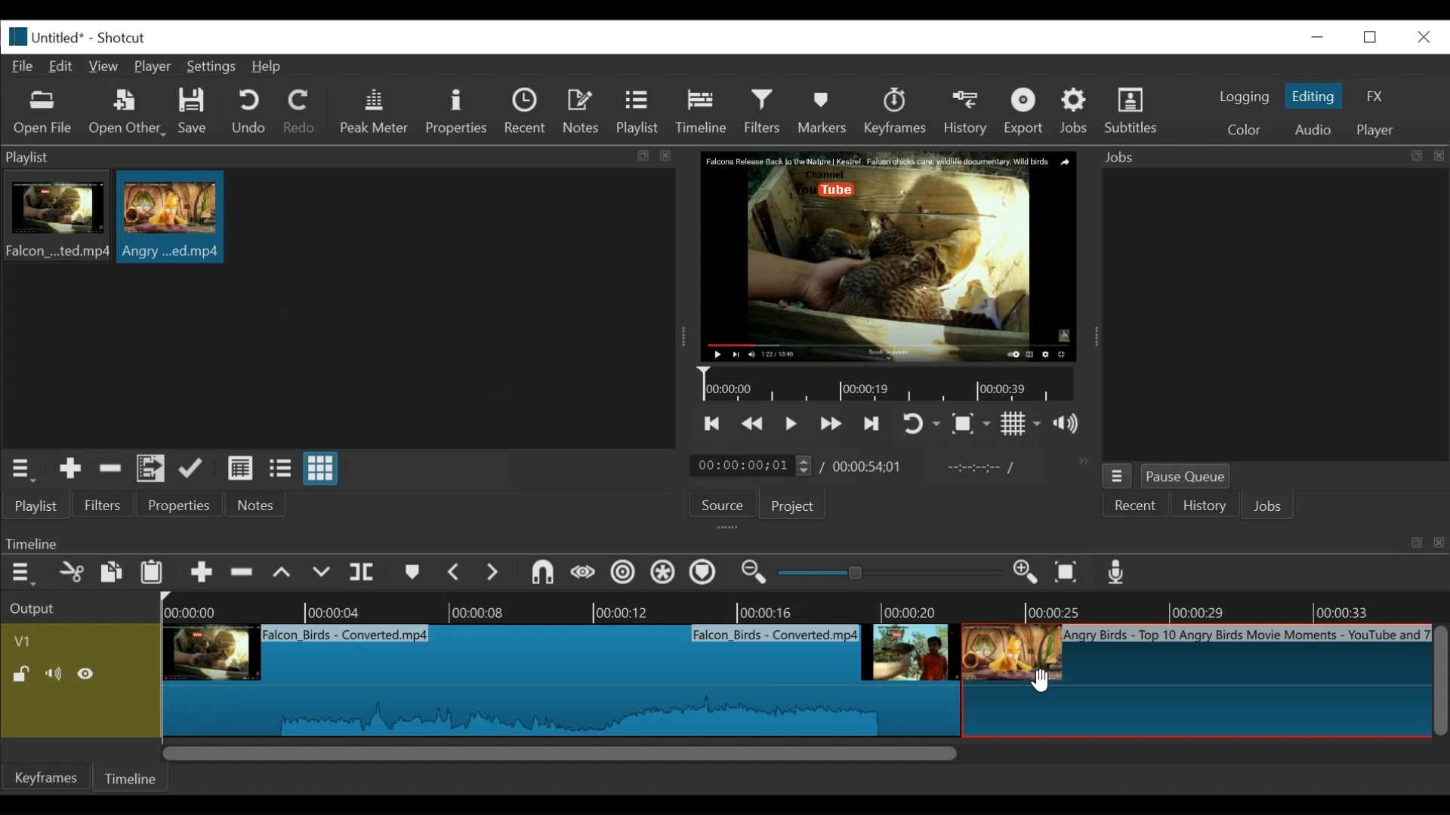 This screenshot has height=815, width=1450. I want to click on Pause Queue, so click(1186, 479).